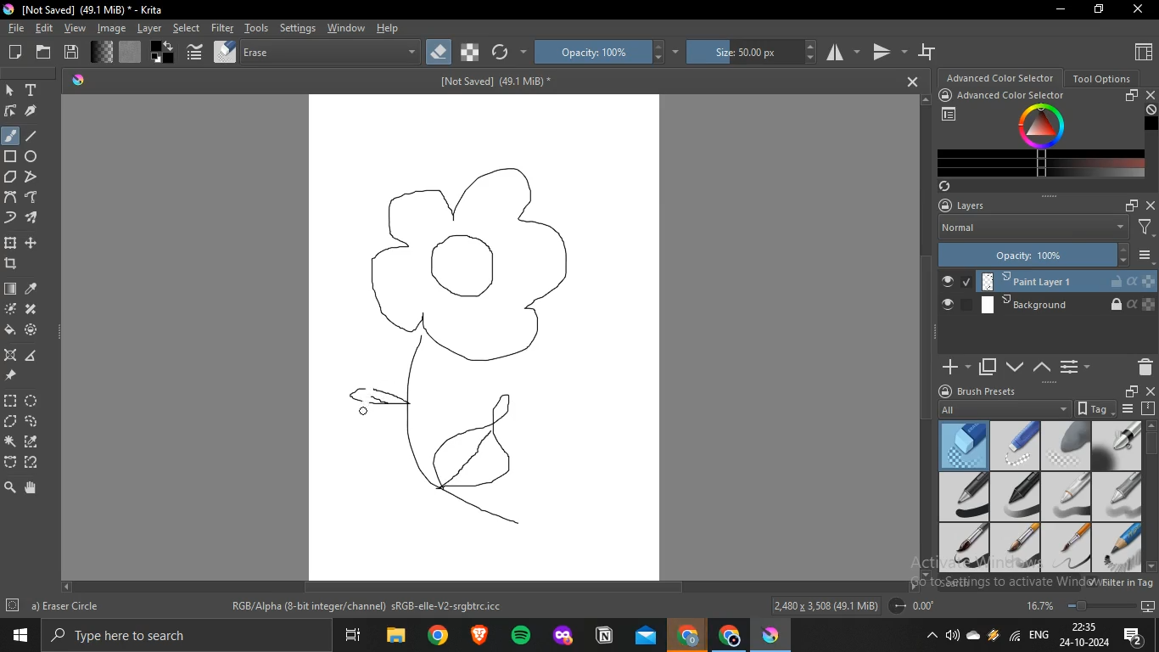  What do you see at coordinates (31, 420) in the screenshot?
I see `freehand selection tool` at bounding box center [31, 420].